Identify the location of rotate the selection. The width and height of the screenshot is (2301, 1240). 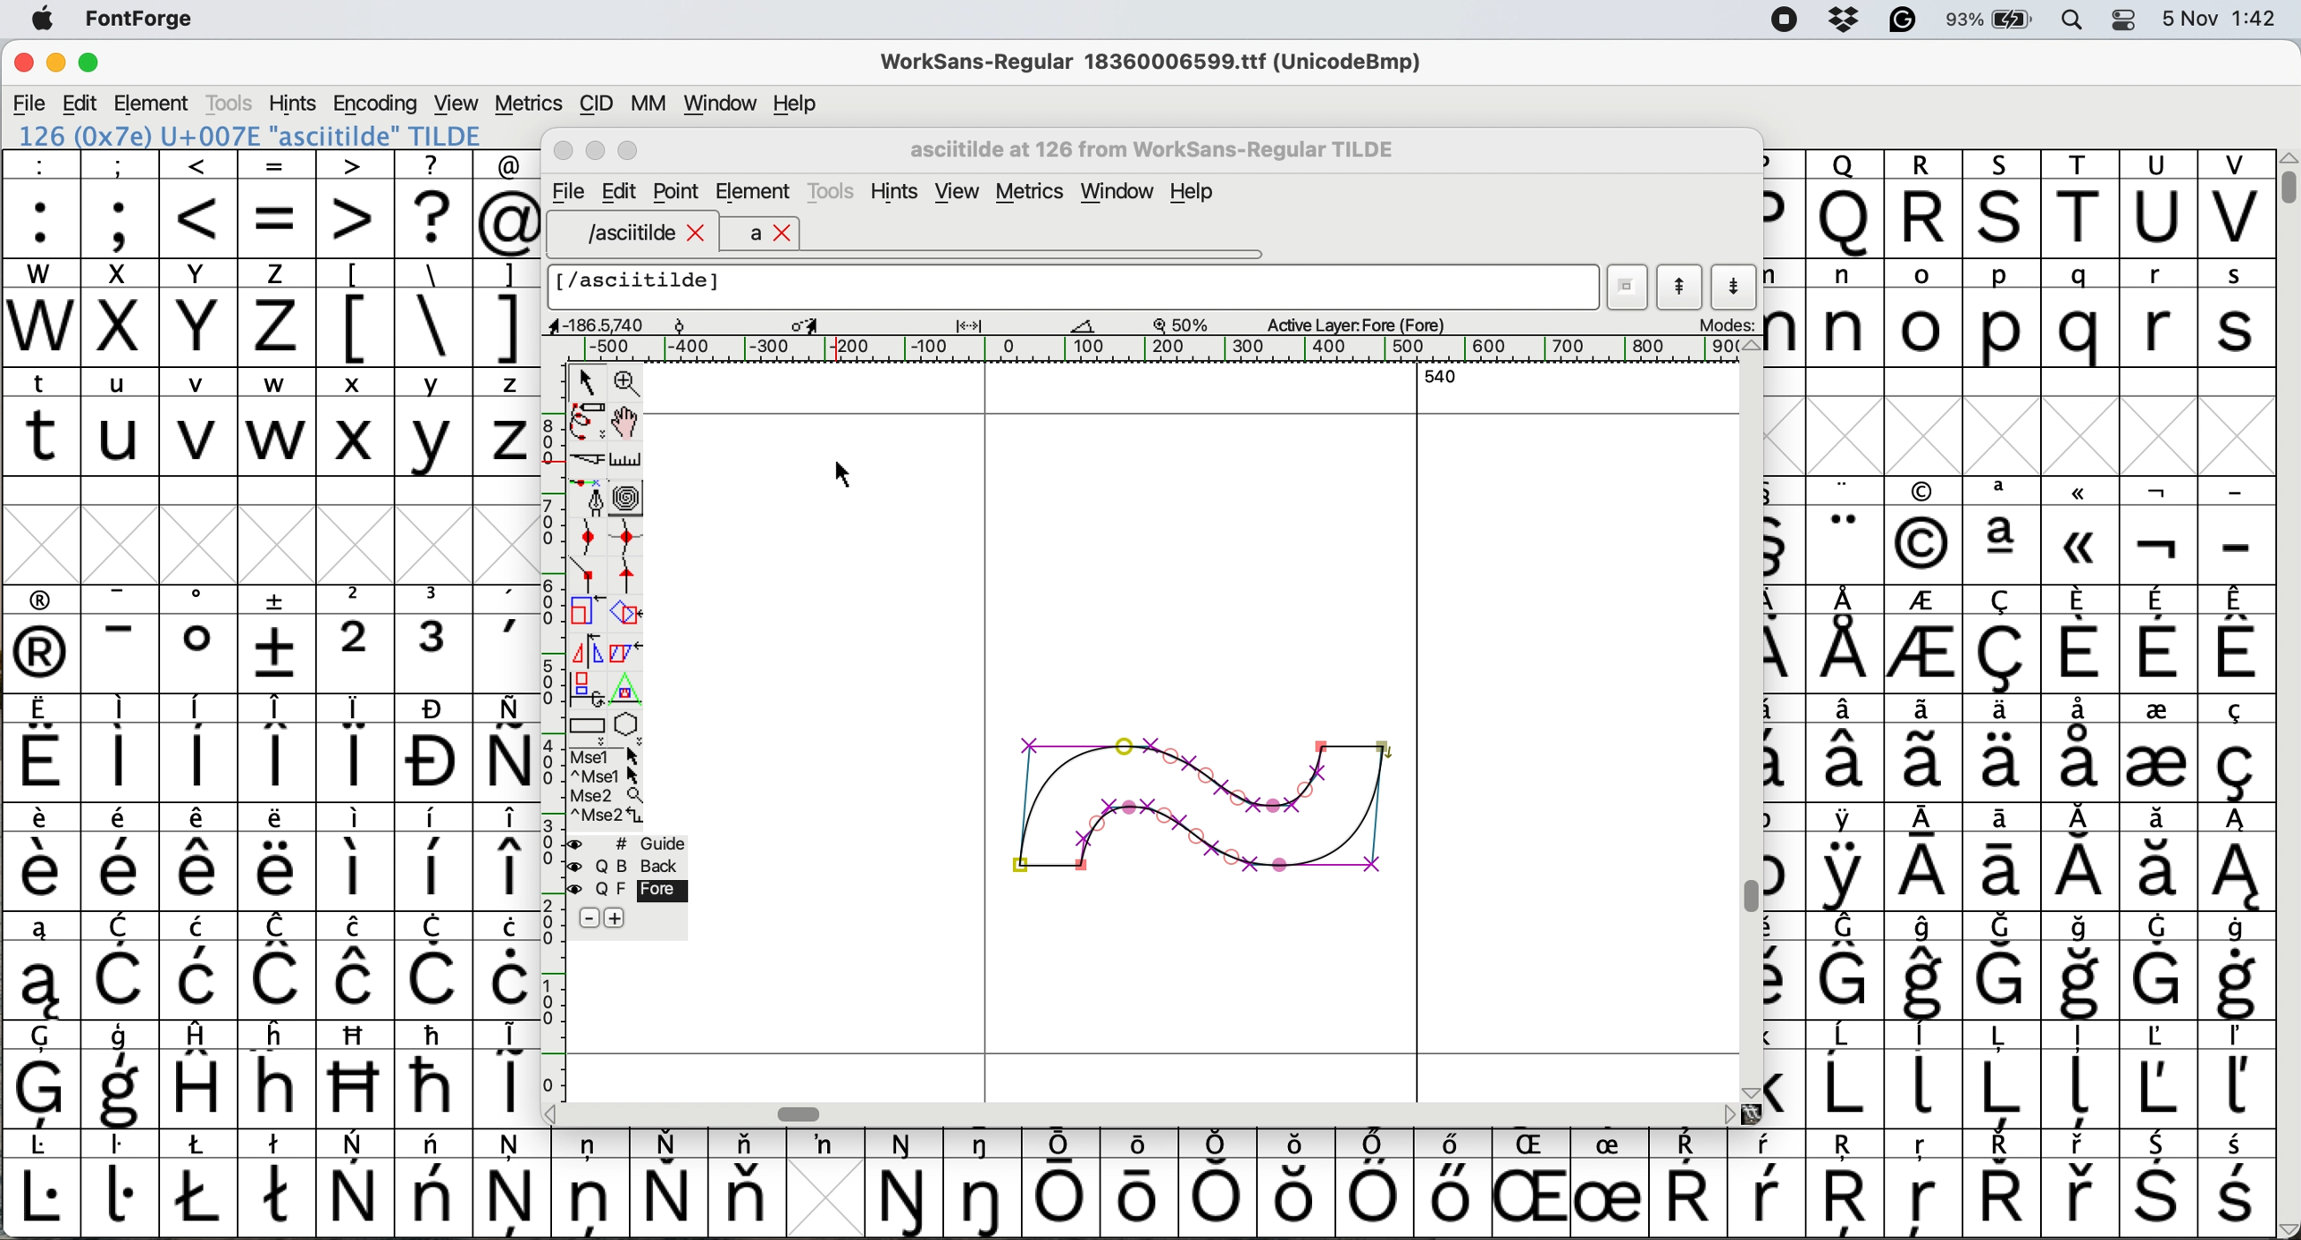
(635, 615).